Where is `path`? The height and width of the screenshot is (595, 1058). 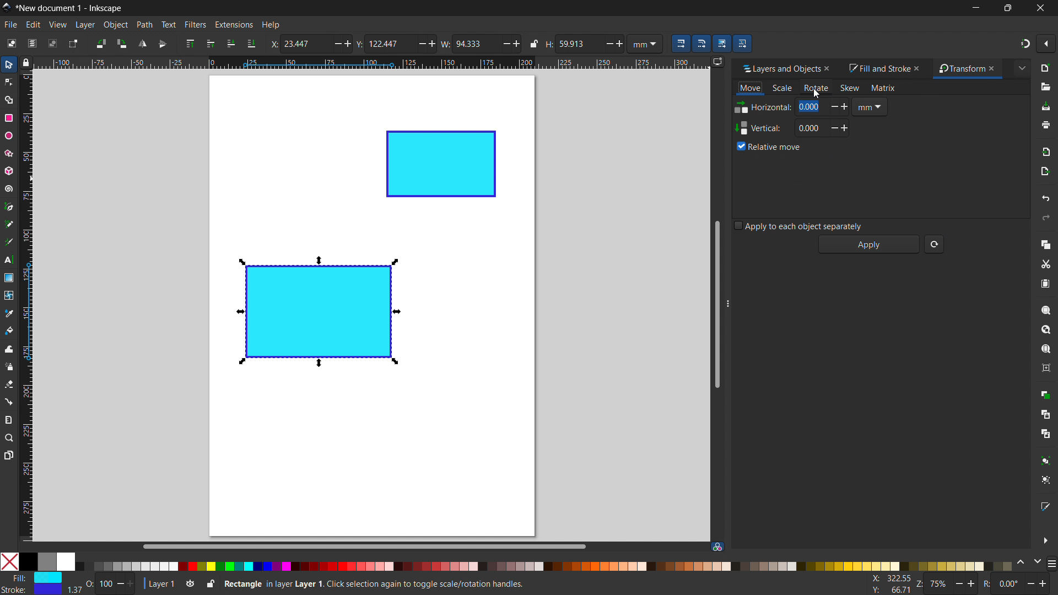 path is located at coordinates (144, 25).